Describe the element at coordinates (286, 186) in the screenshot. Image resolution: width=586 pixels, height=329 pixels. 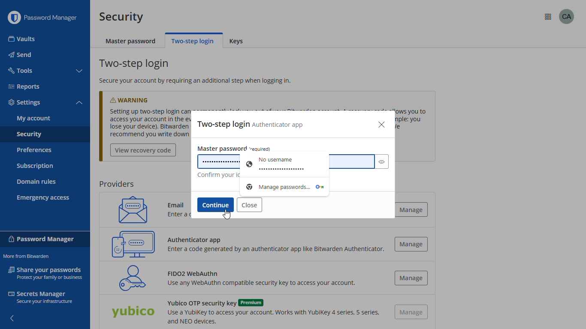
I see `password manager` at that location.